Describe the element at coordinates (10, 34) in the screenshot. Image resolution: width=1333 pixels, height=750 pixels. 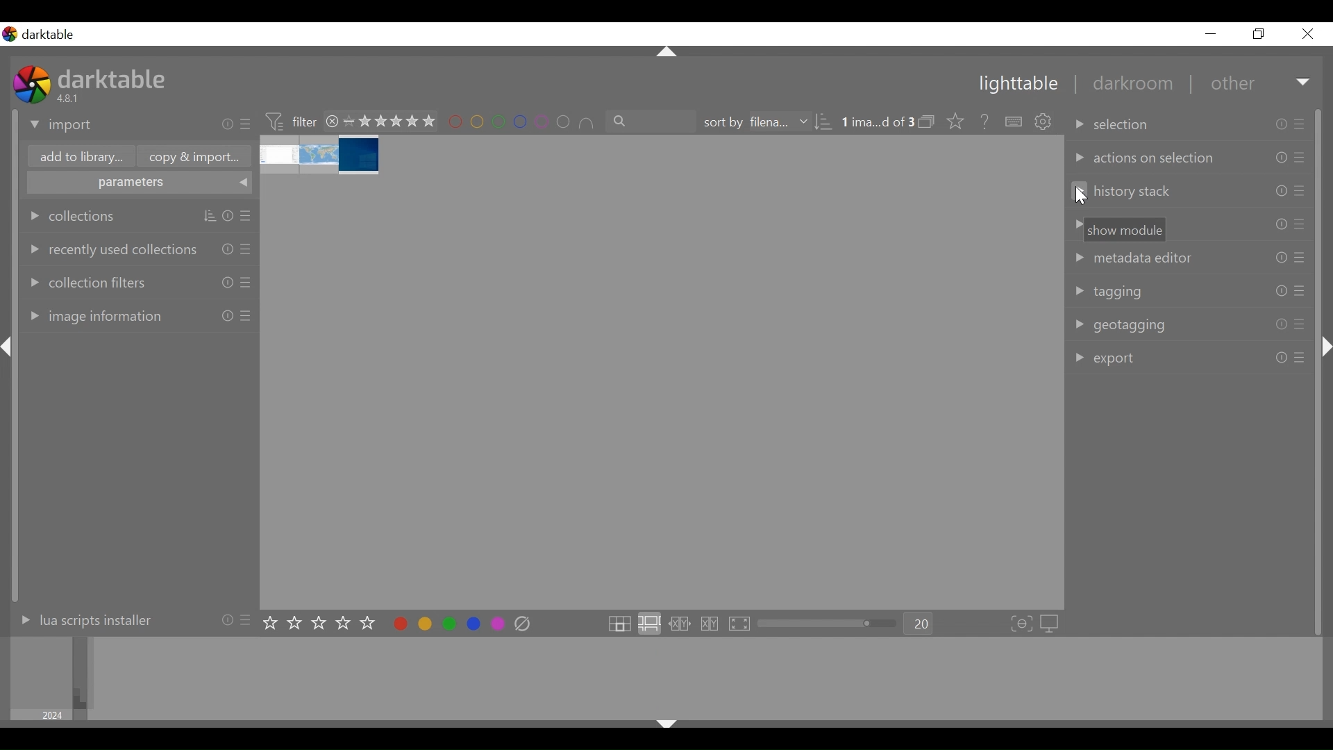
I see `logo` at that location.